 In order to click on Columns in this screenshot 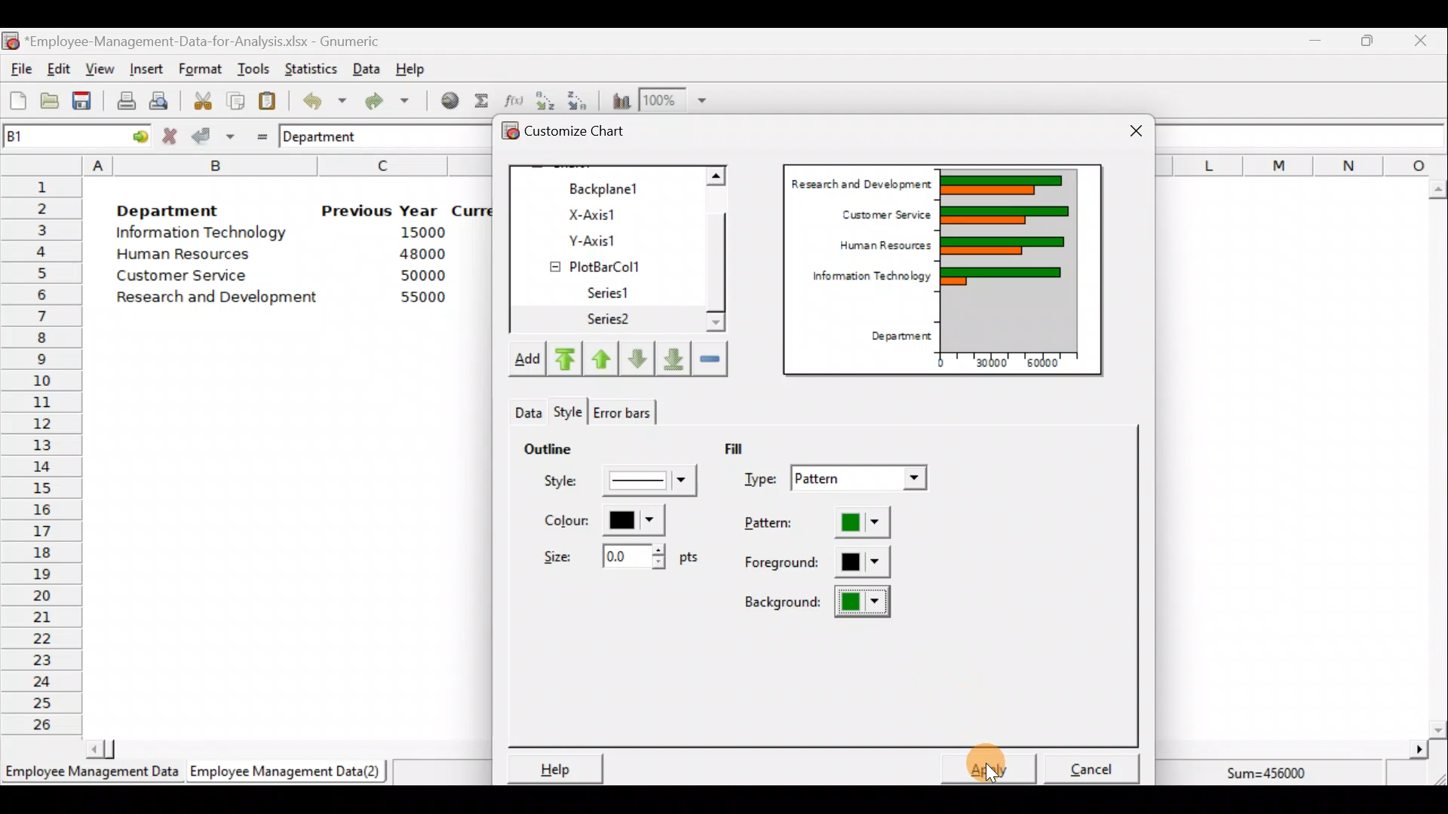, I will do `click(1302, 164)`.